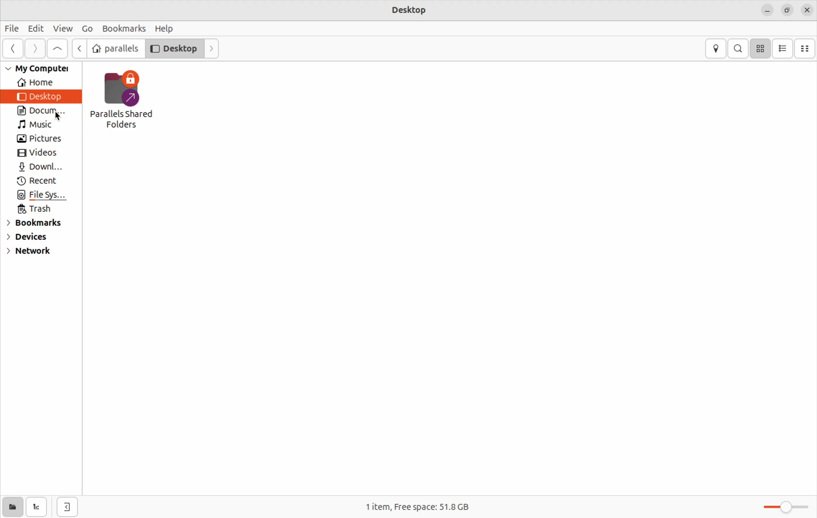  I want to click on close editor, so click(66, 507).